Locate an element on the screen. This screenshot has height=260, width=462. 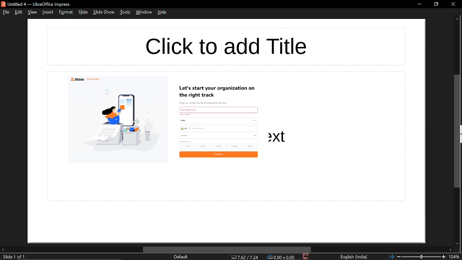
co-ordinate is located at coordinates (245, 257).